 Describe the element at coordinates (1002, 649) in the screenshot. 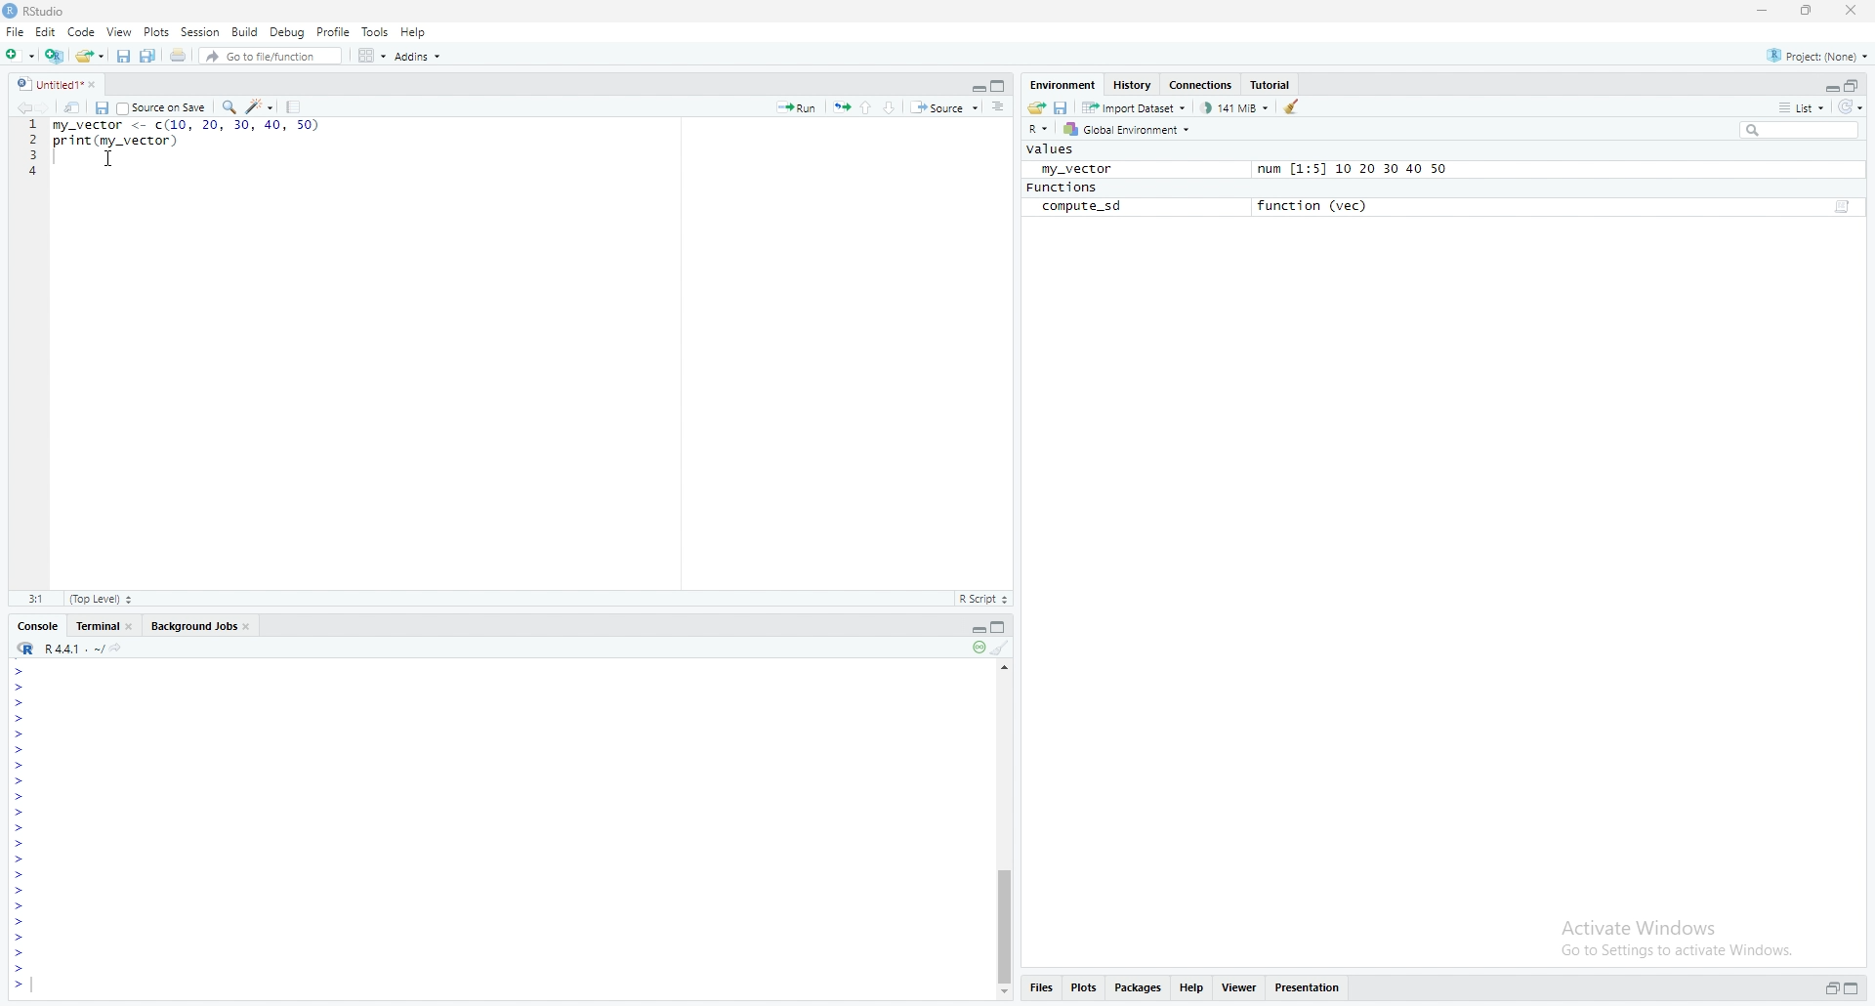

I see `Clear console (Ctrl + L)` at that location.